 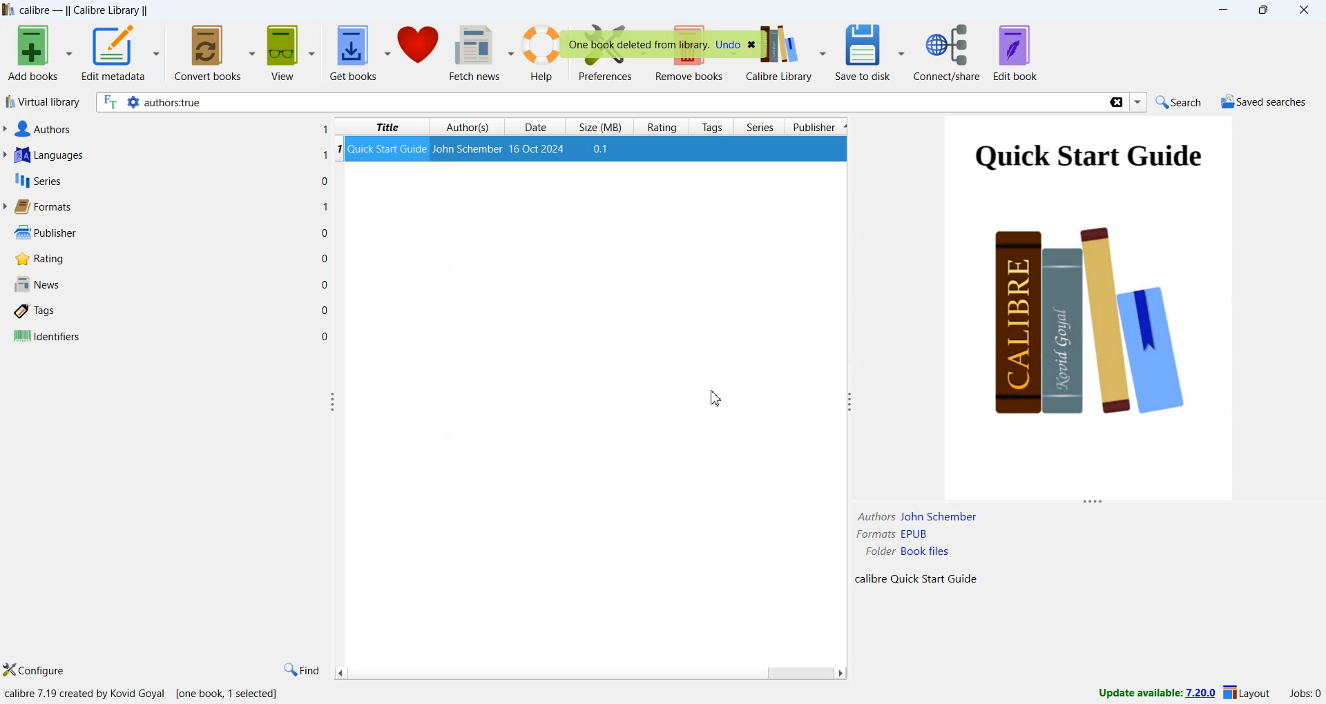 I want to click on tags, so click(x=714, y=127).